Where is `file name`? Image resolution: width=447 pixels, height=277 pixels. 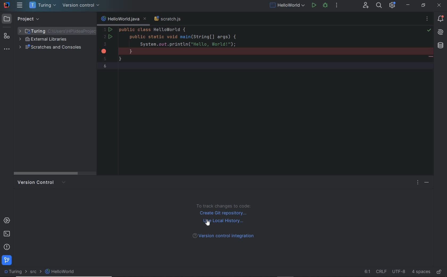
file name is located at coordinates (119, 19).